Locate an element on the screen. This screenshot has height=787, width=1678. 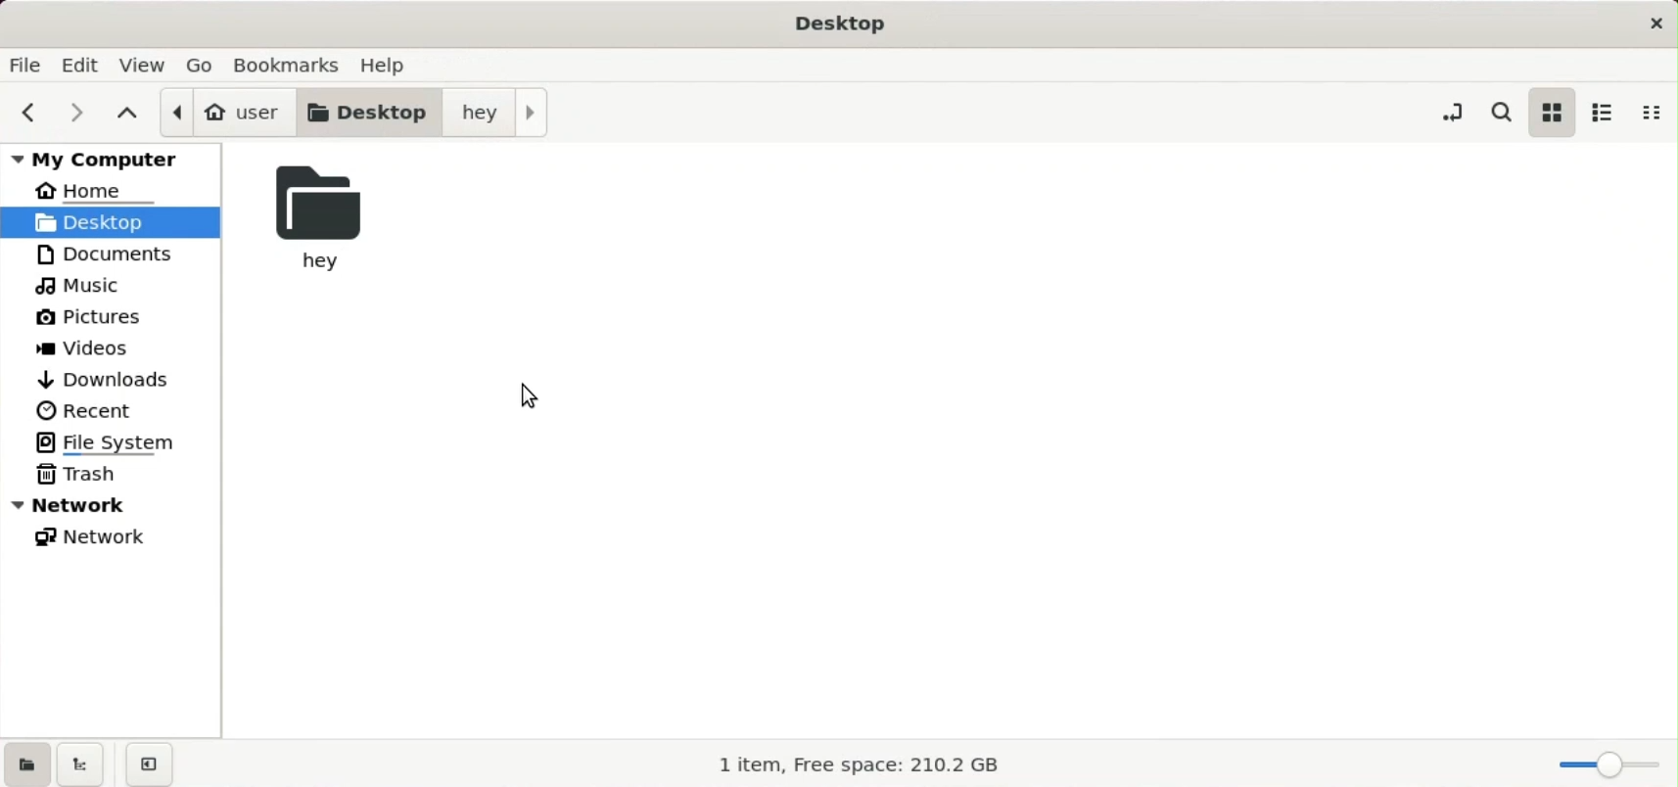
bookmarks is located at coordinates (294, 63).